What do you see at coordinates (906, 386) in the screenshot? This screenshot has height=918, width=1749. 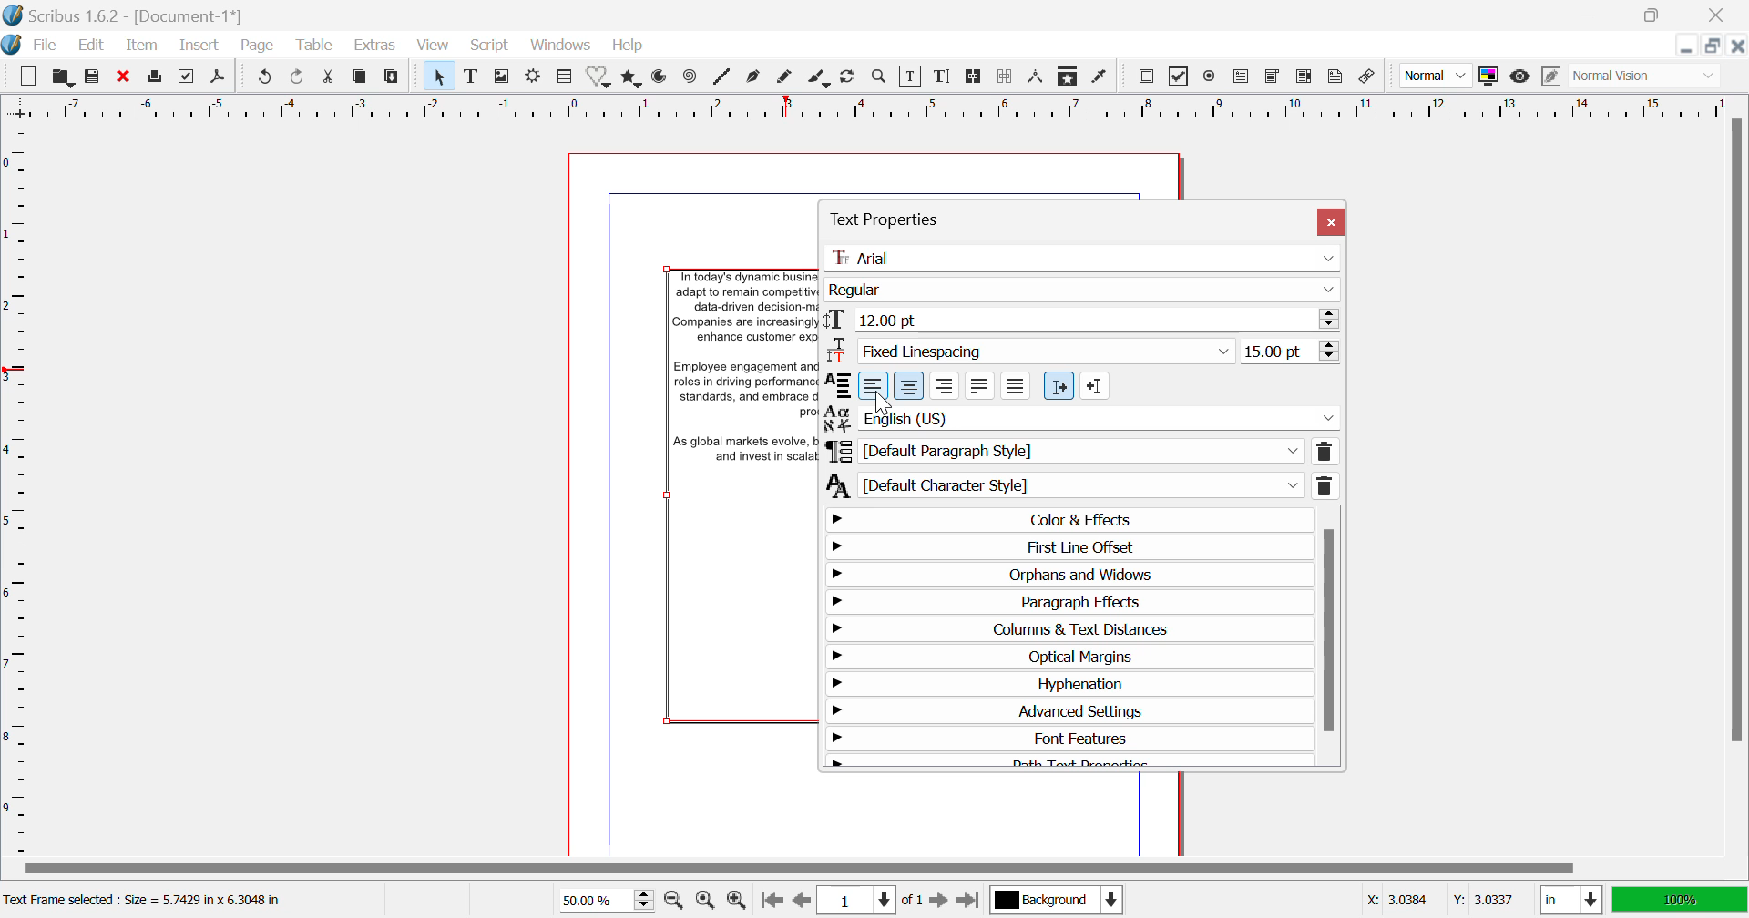 I see `Center Align` at bounding box center [906, 386].